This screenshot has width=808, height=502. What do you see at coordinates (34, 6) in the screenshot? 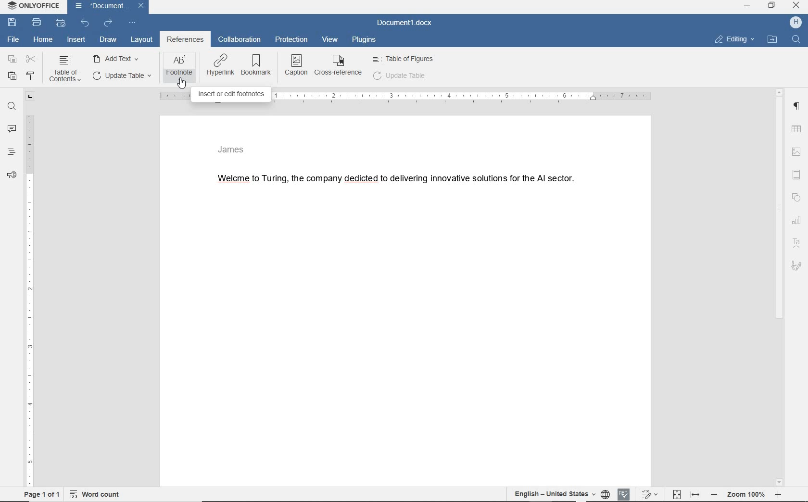
I see `system name` at bounding box center [34, 6].